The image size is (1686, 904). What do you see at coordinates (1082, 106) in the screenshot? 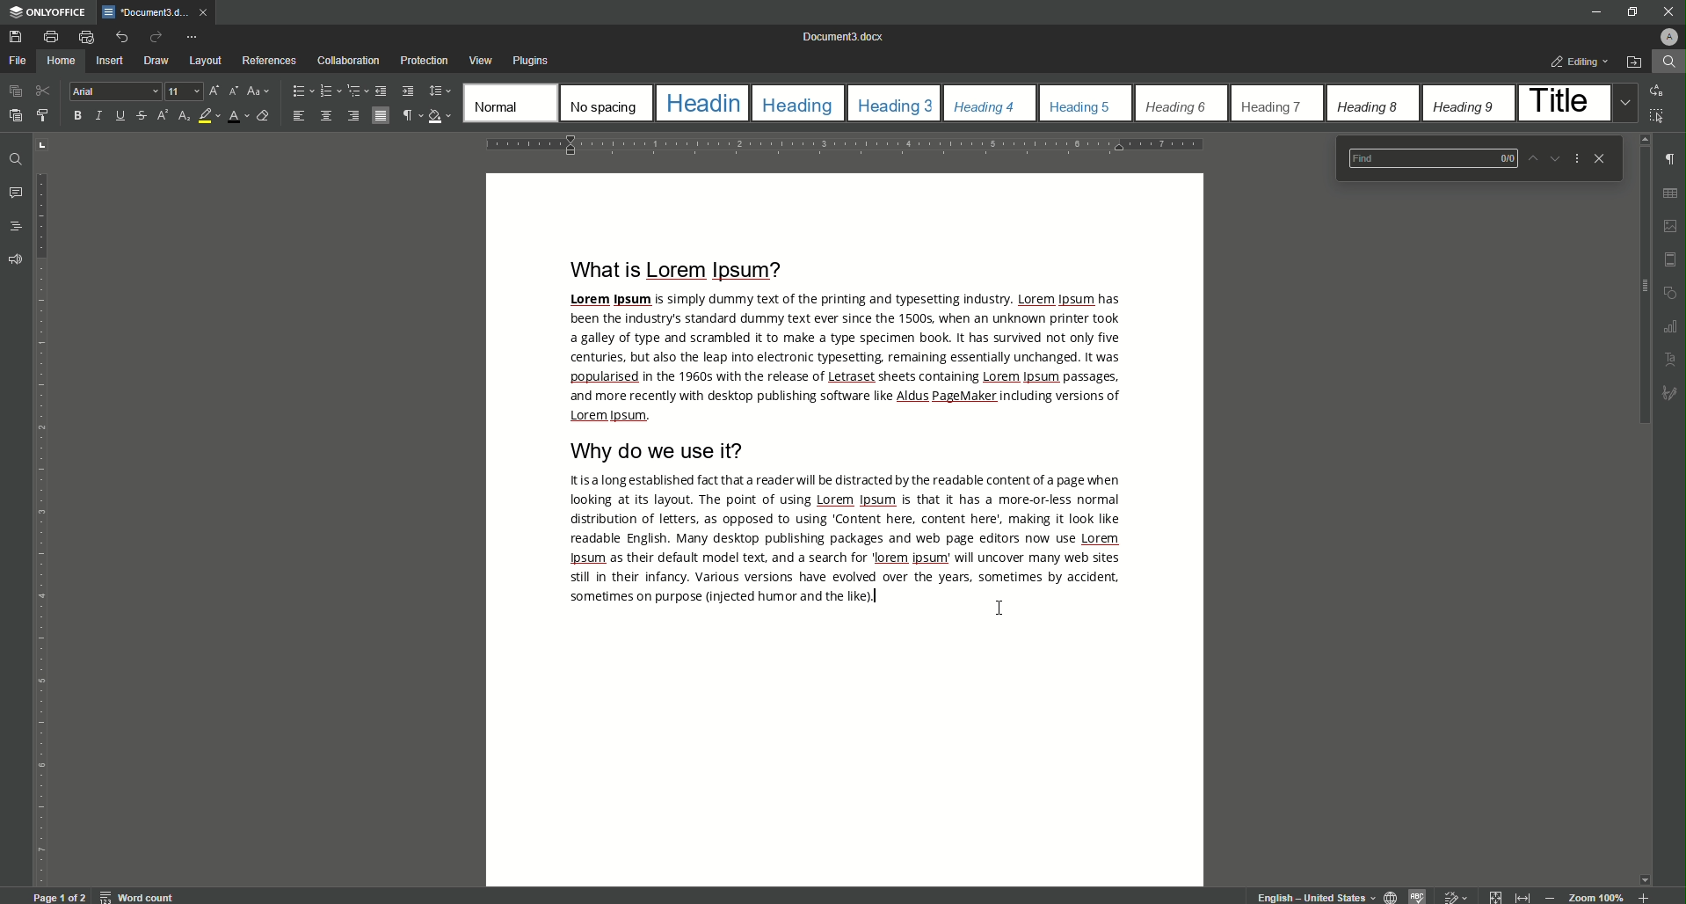
I see `Heading 5` at bounding box center [1082, 106].